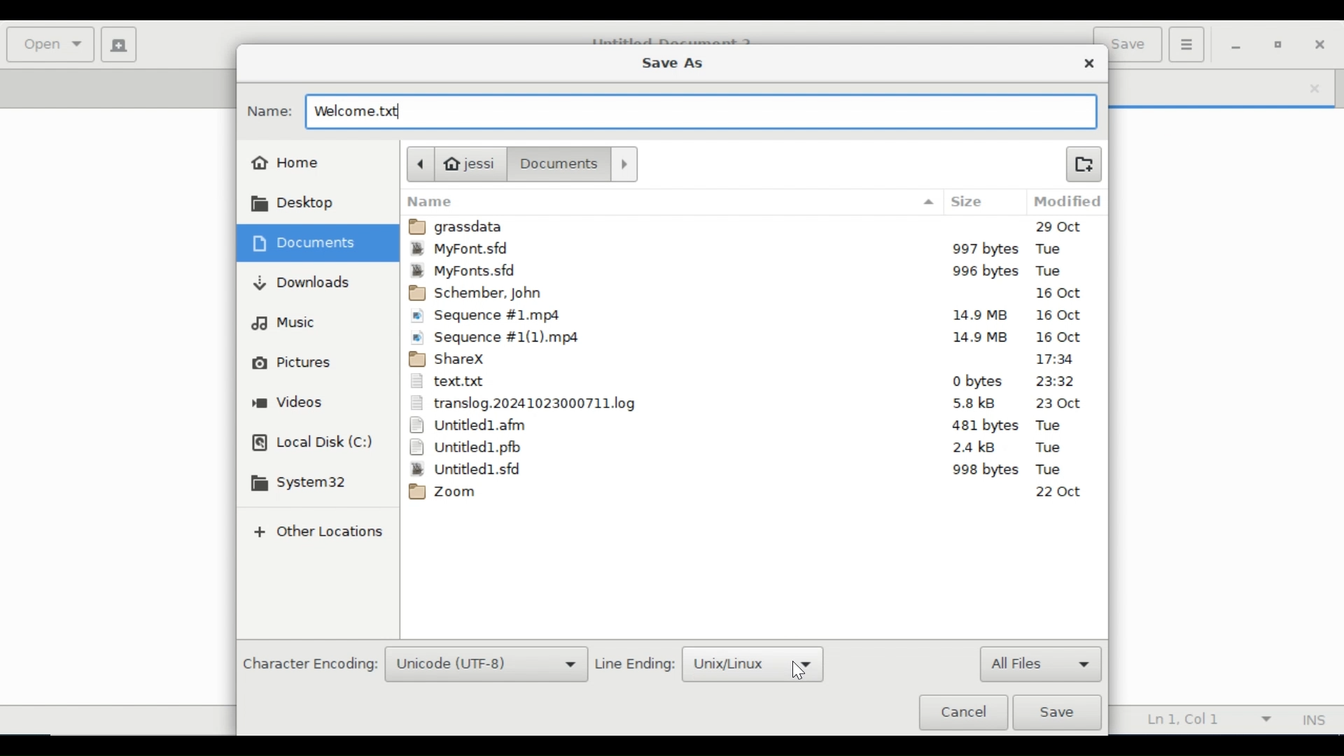  I want to click on Videos, so click(288, 403).